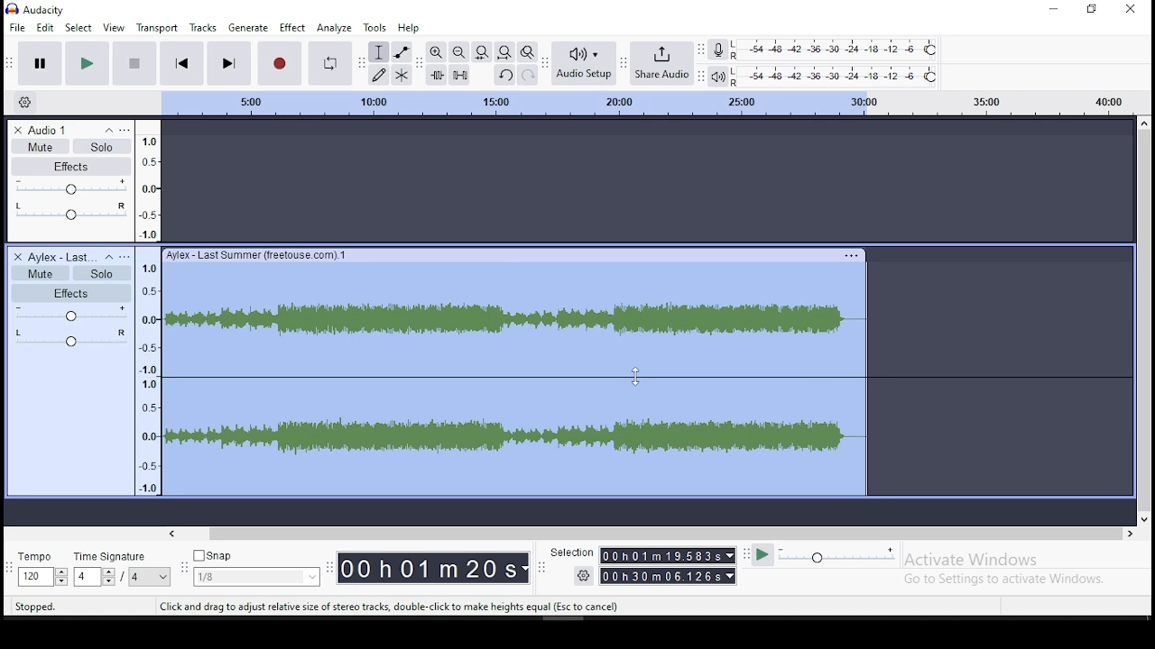  I want to click on recording level, so click(836, 50).